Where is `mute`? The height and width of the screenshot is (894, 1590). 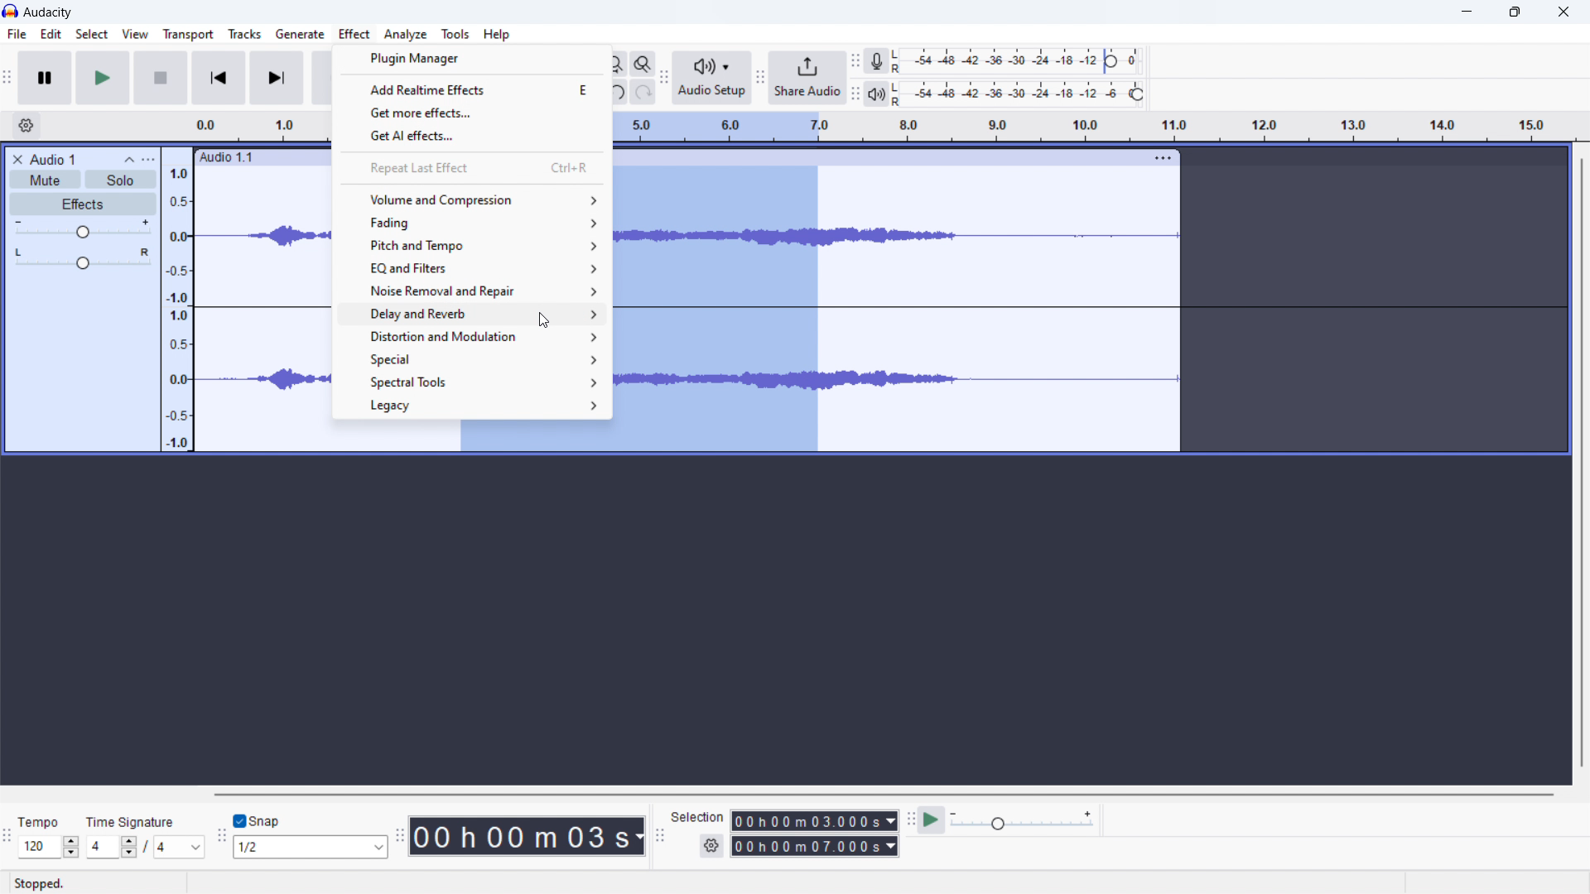 mute is located at coordinates (45, 180).